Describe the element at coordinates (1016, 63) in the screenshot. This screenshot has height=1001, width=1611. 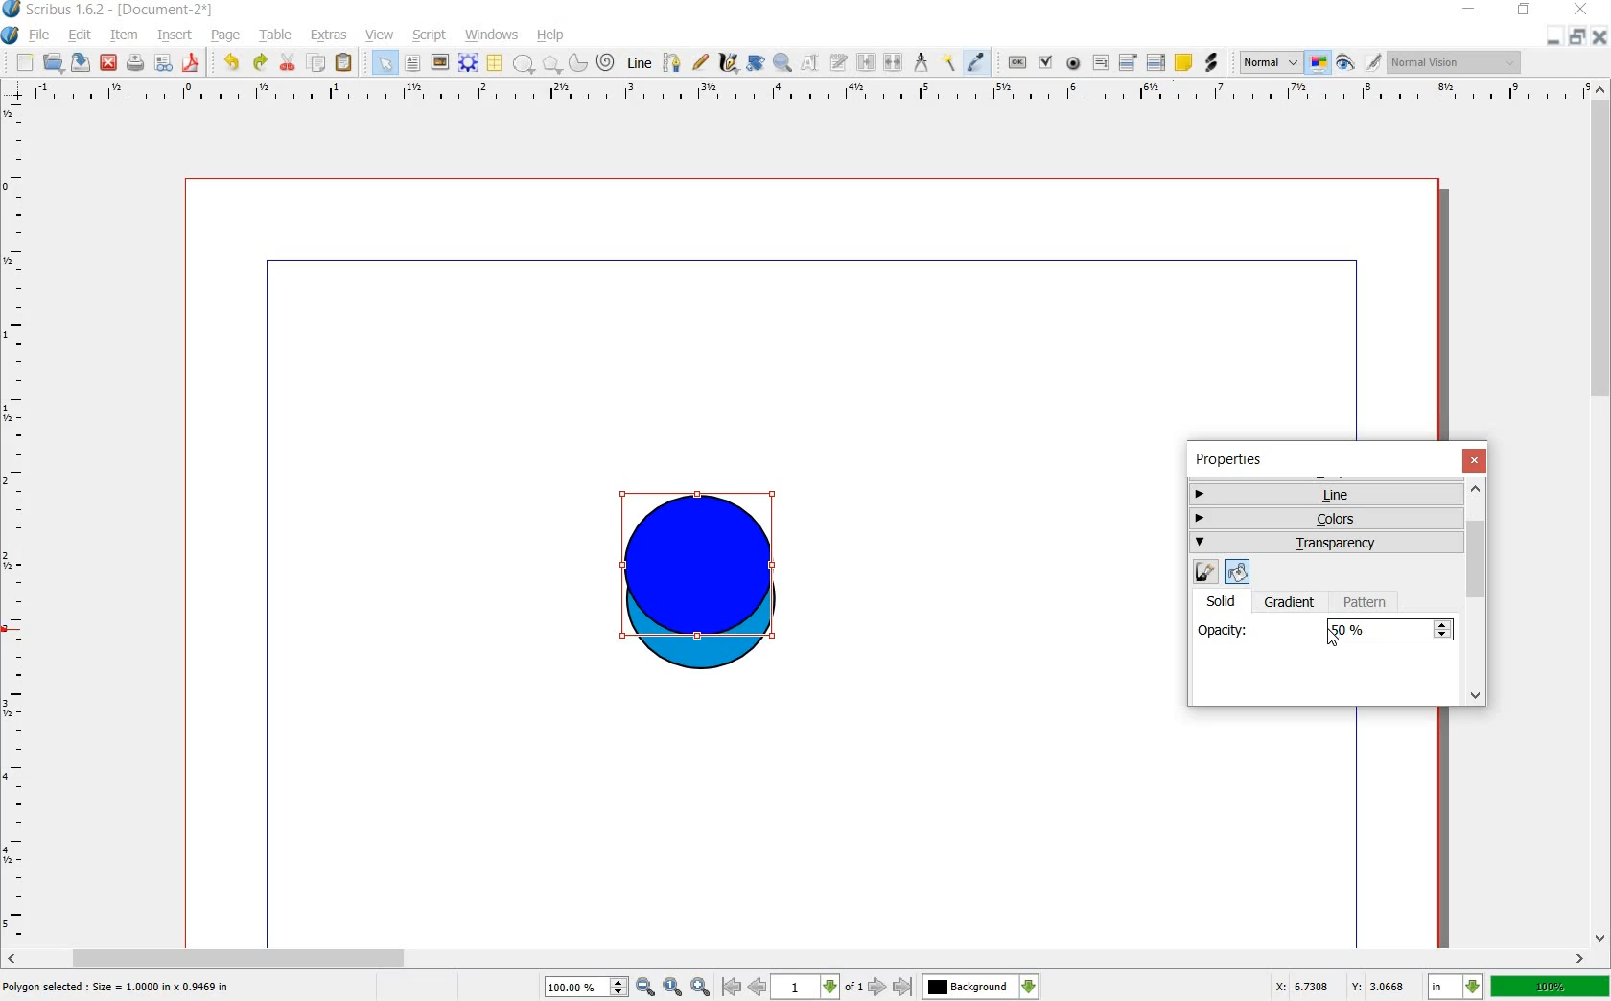
I see `pdf push button` at that location.